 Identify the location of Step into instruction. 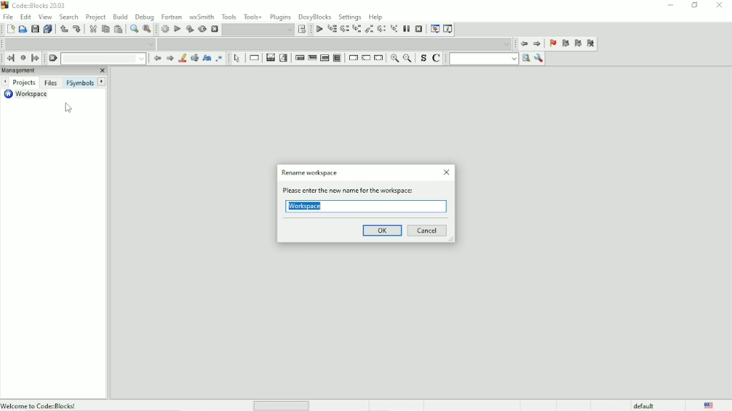
(394, 29).